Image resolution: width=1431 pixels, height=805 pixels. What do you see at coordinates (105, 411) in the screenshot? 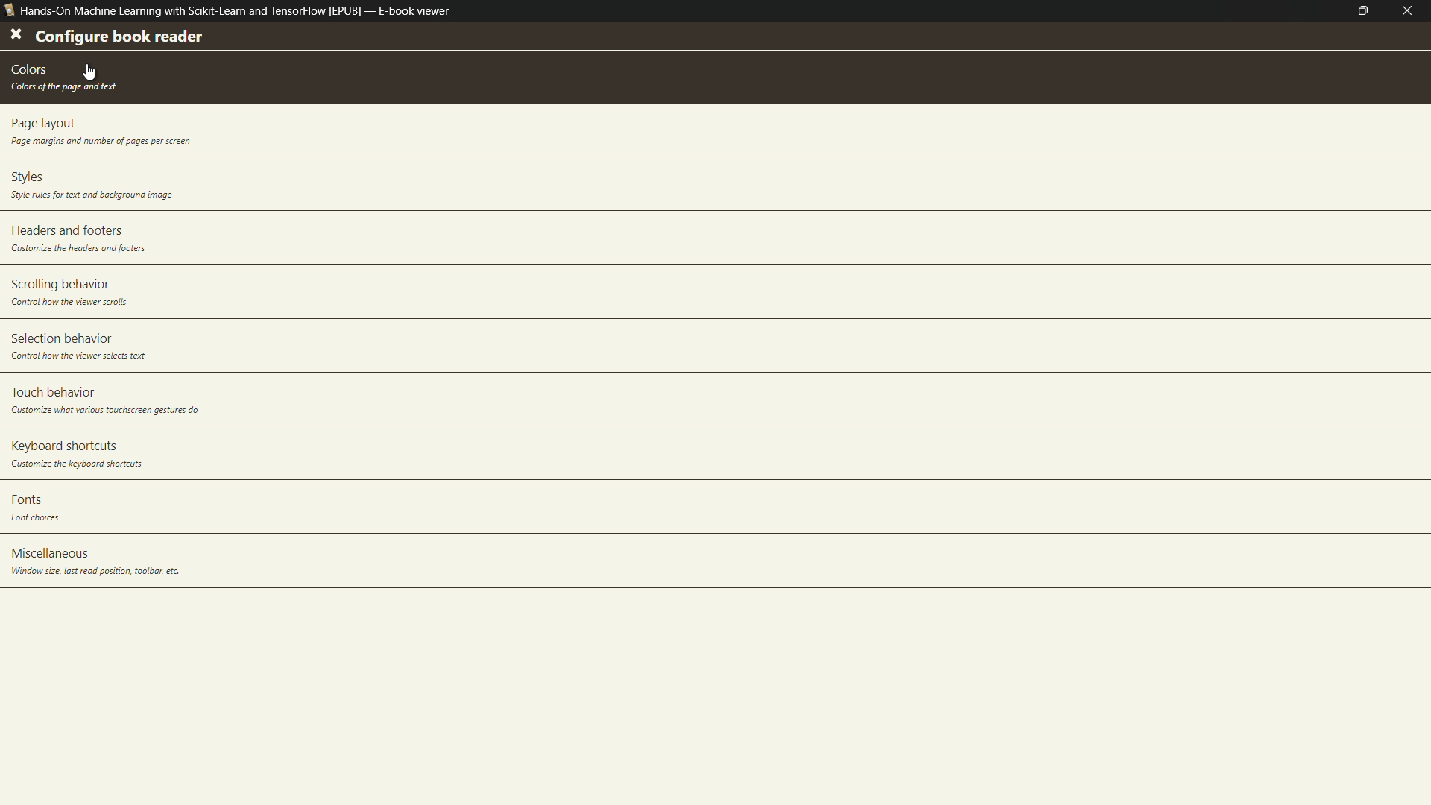
I see `text` at bounding box center [105, 411].